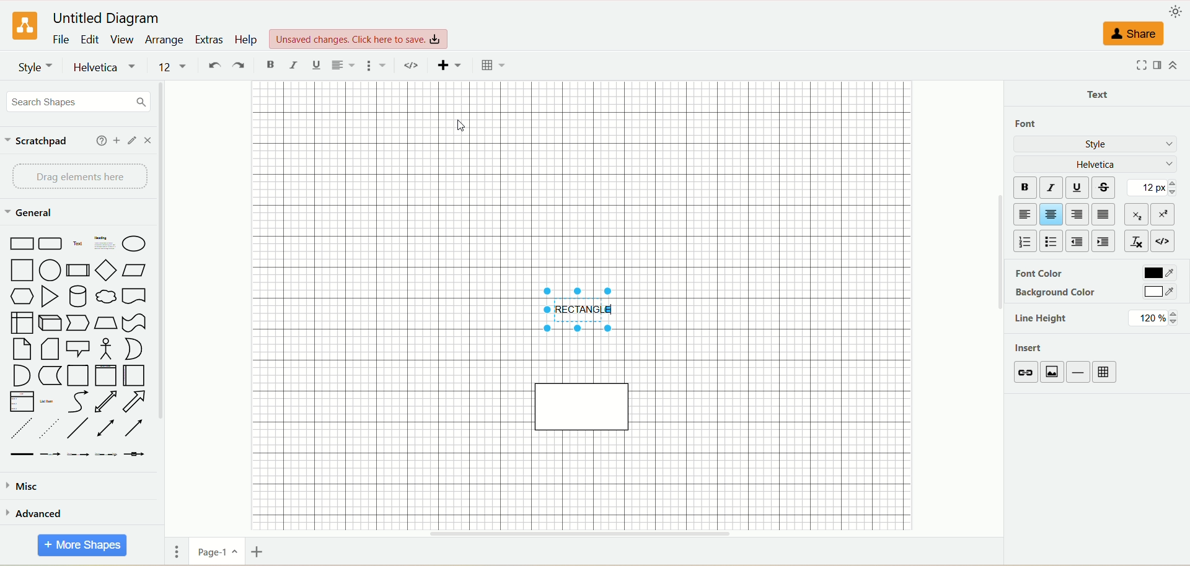 This screenshot has width=1190, height=566. Describe the element at coordinates (346, 66) in the screenshot. I see `text alignment` at that location.